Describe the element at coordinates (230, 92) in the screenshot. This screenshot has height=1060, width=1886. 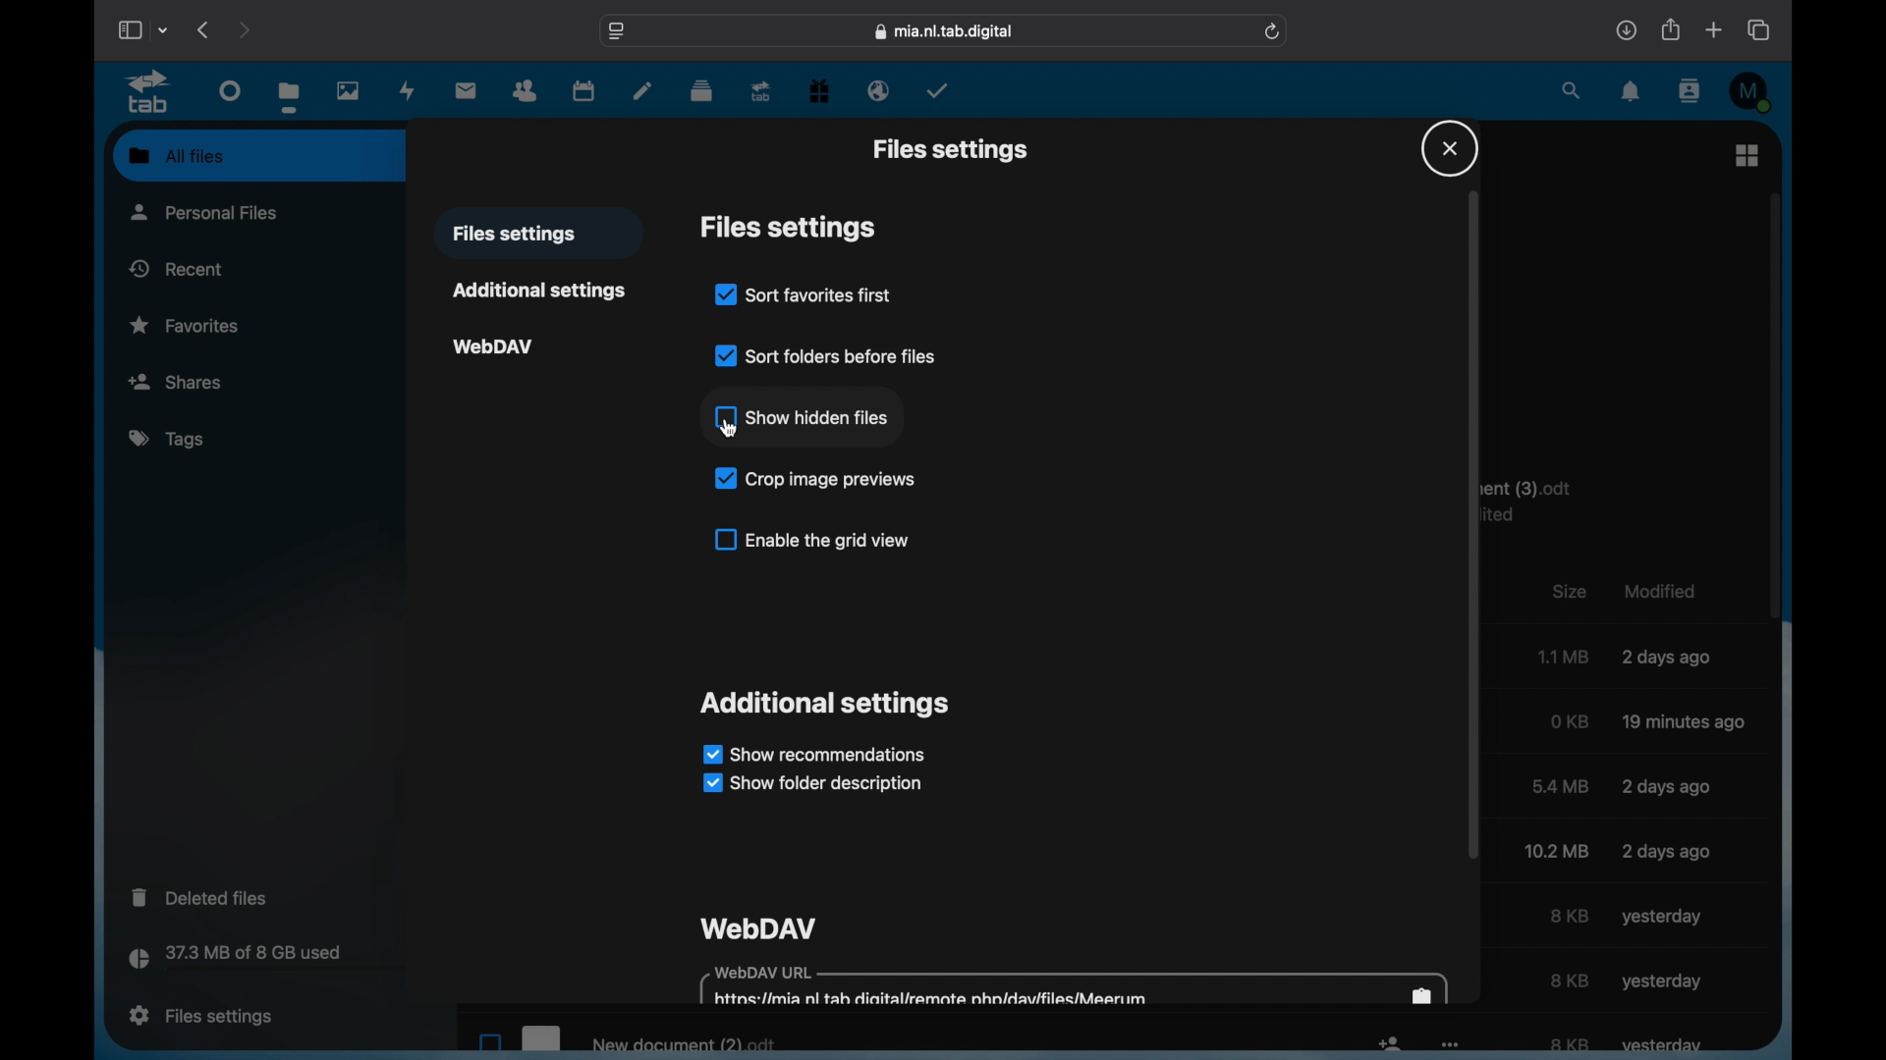
I see `dashboard` at that location.